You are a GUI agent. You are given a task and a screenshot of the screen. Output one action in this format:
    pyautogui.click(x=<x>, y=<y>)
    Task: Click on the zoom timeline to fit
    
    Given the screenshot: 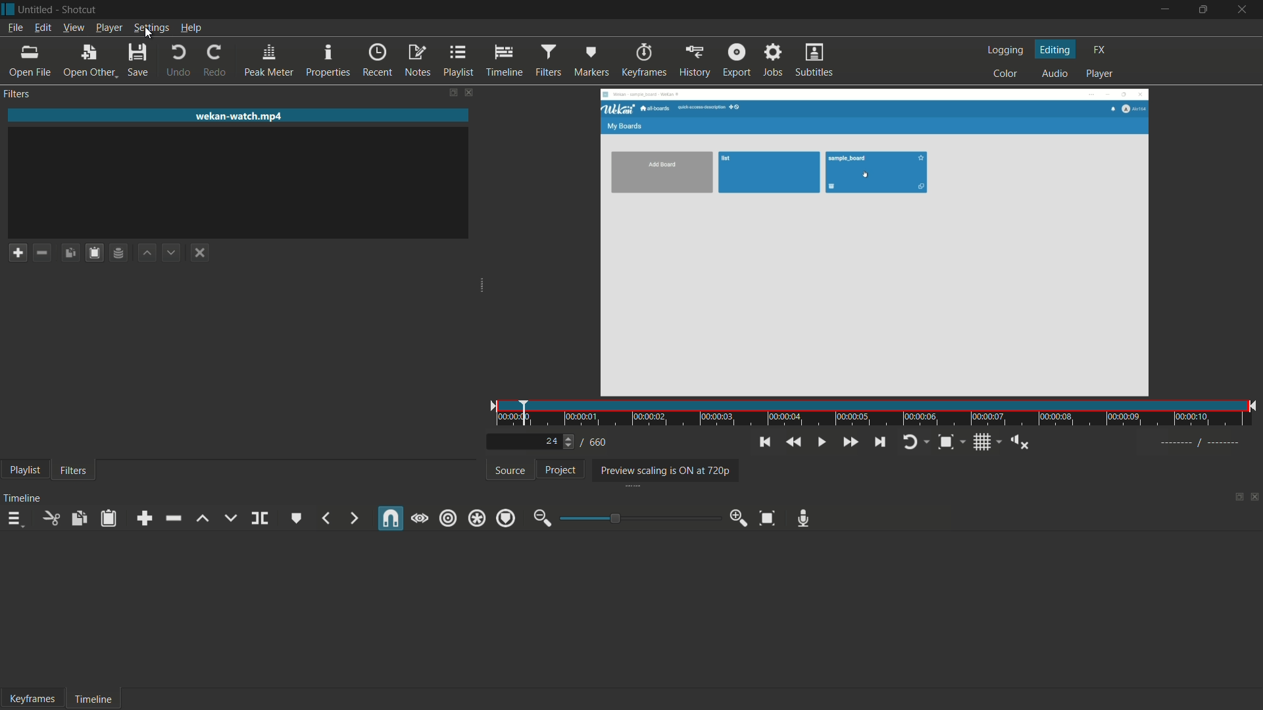 What is the action you would take?
    pyautogui.click(x=768, y=517)
    